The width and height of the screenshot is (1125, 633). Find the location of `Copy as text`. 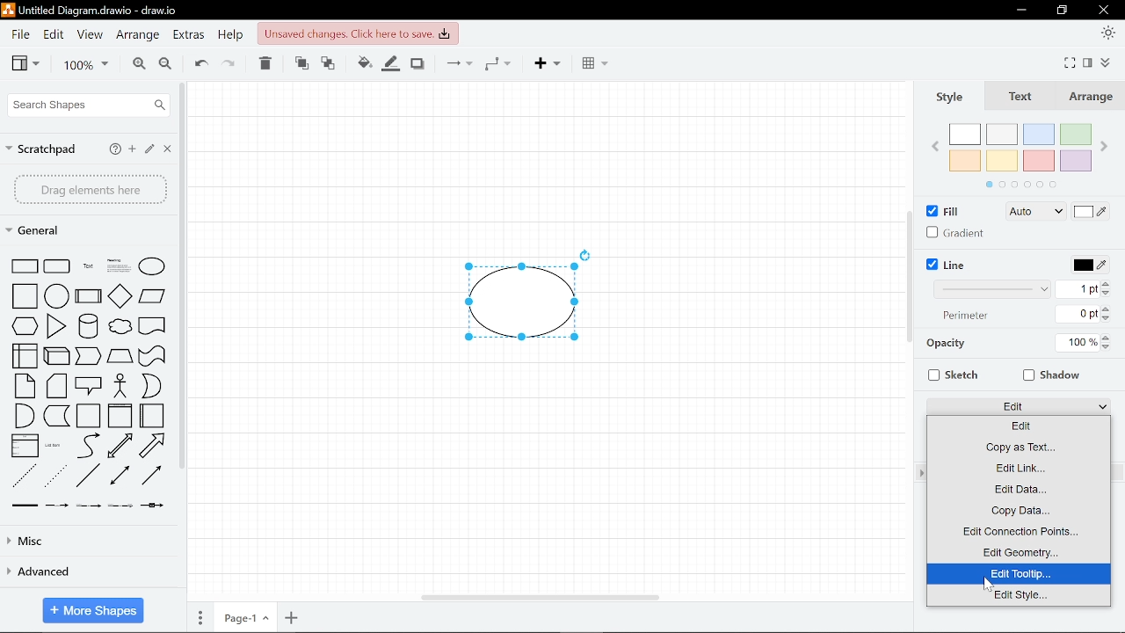

Copy as text is located at coordinates (1017, 447).